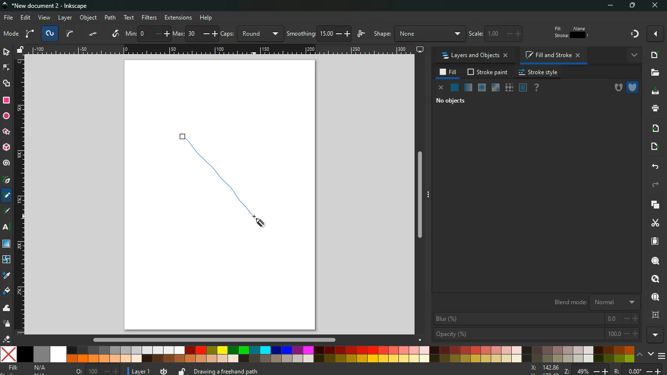  Describe the element at coordinates (52, 5) in the screenshot. I see `inkscape` at that location.